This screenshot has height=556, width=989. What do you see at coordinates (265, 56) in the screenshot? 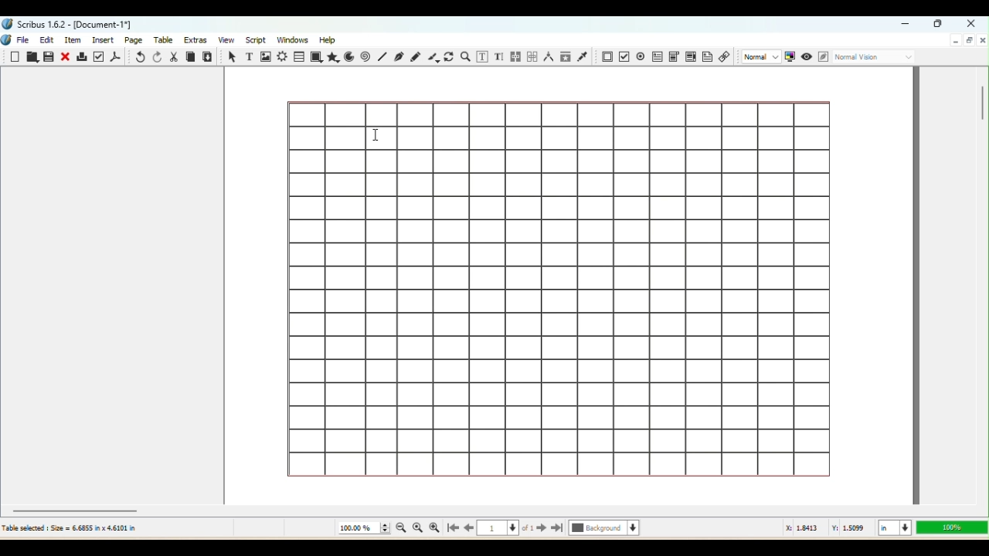
I see `Image frame` at bounding box center [265, 56].